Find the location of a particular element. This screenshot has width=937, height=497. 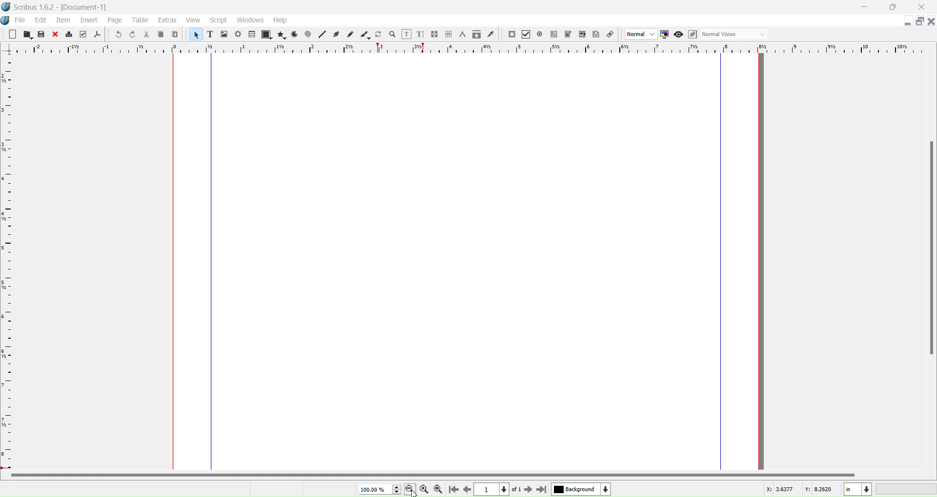

Paste is located at coordinates (175, 36).